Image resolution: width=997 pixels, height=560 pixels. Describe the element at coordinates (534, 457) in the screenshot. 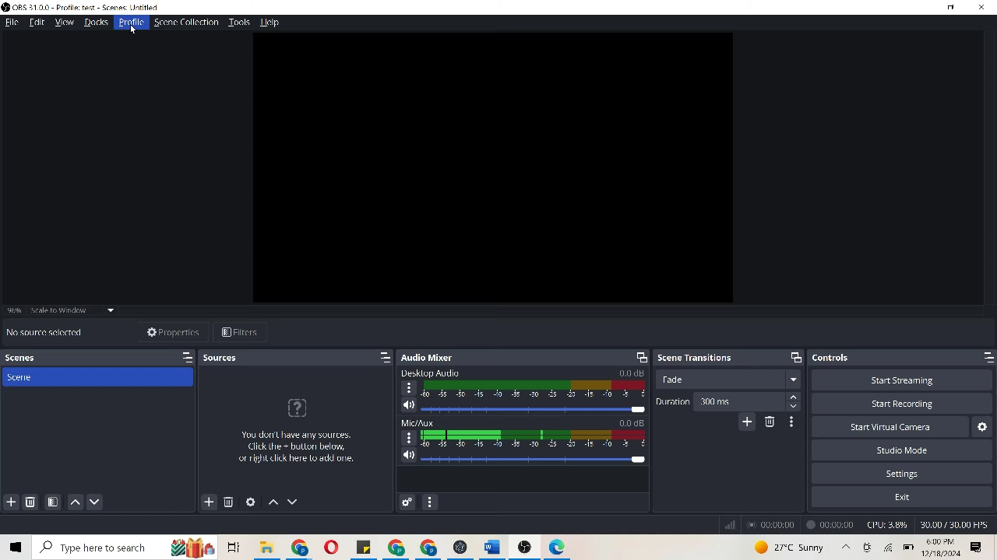

I see `slider` at that location.